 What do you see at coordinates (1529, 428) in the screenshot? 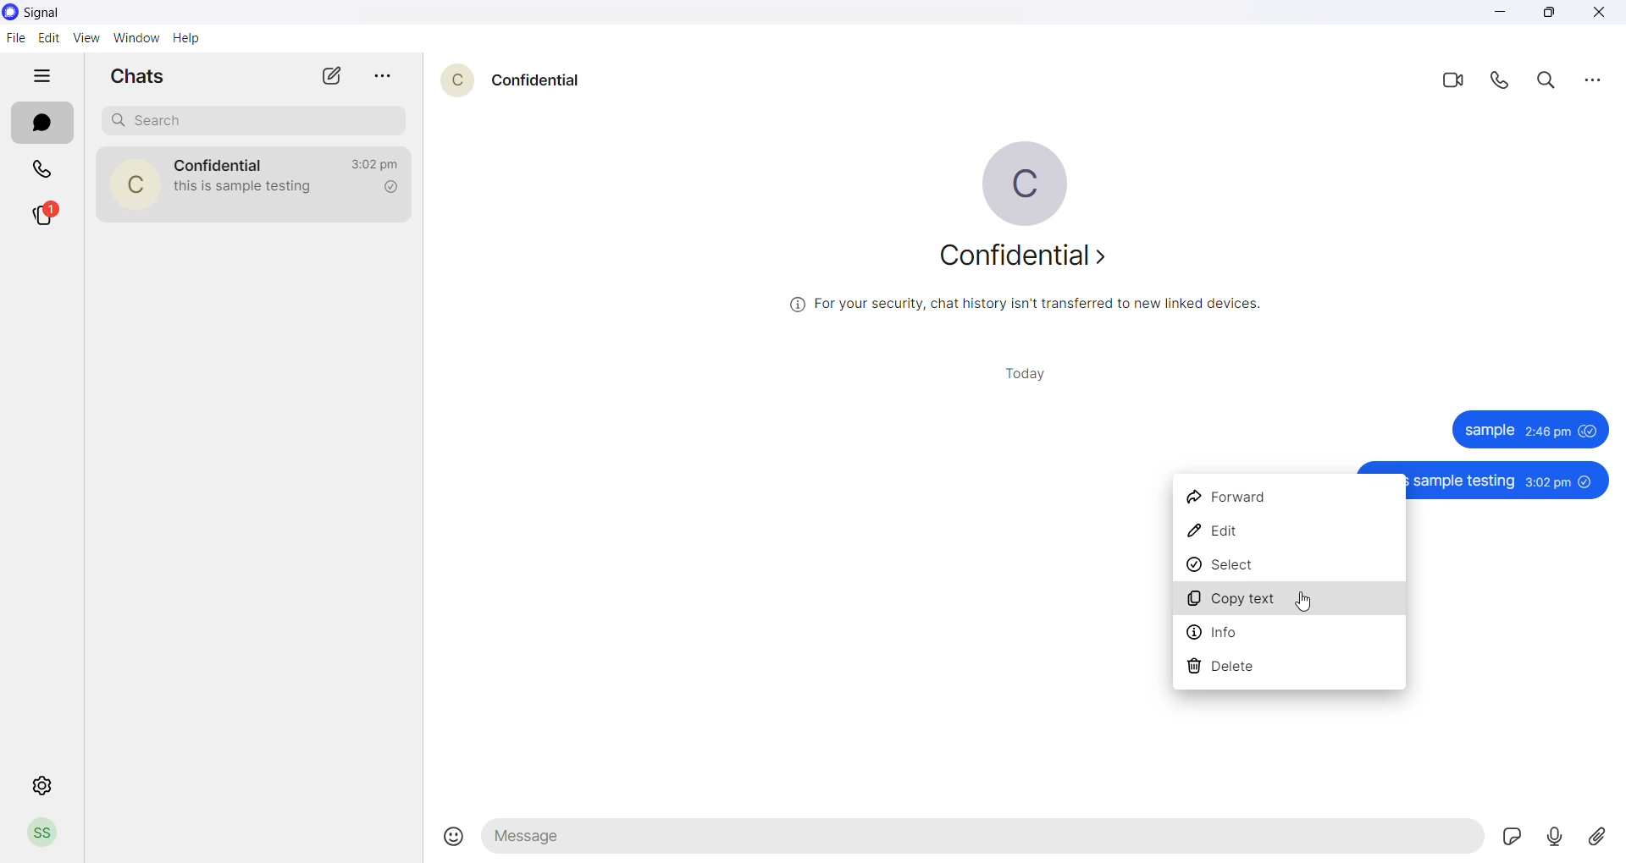
I see `` at bounding box center [1529, 428].